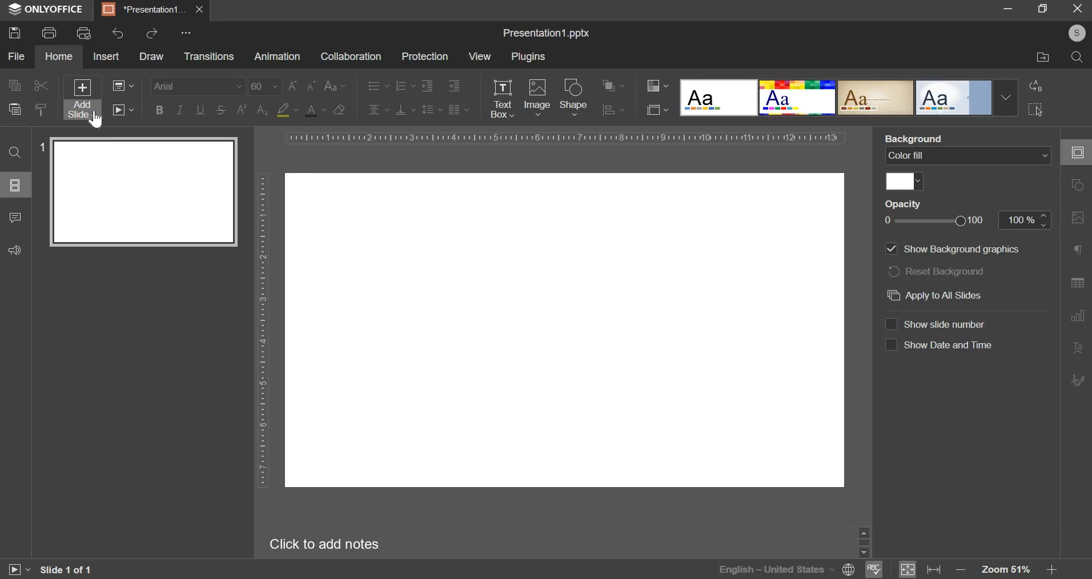  Describe the element at coordinates (200, 108) in the screenshot. I see `underline` at that location.